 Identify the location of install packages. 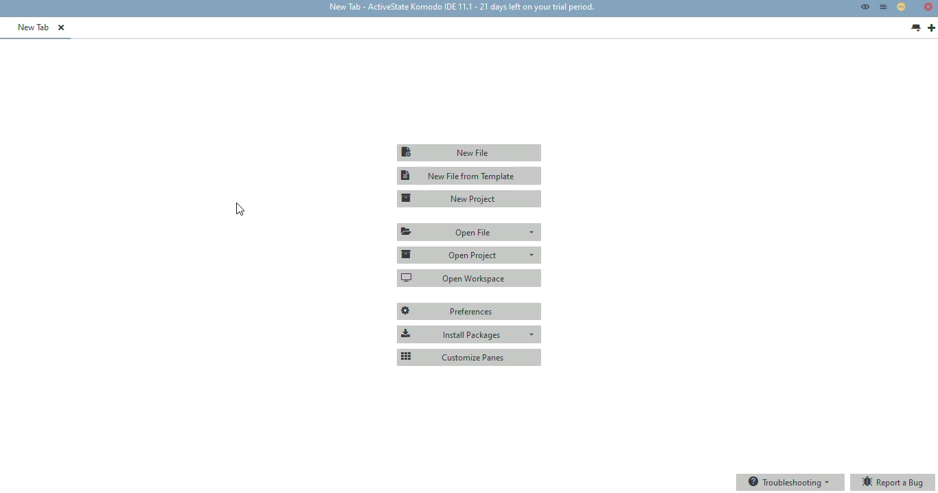
(470, 334).